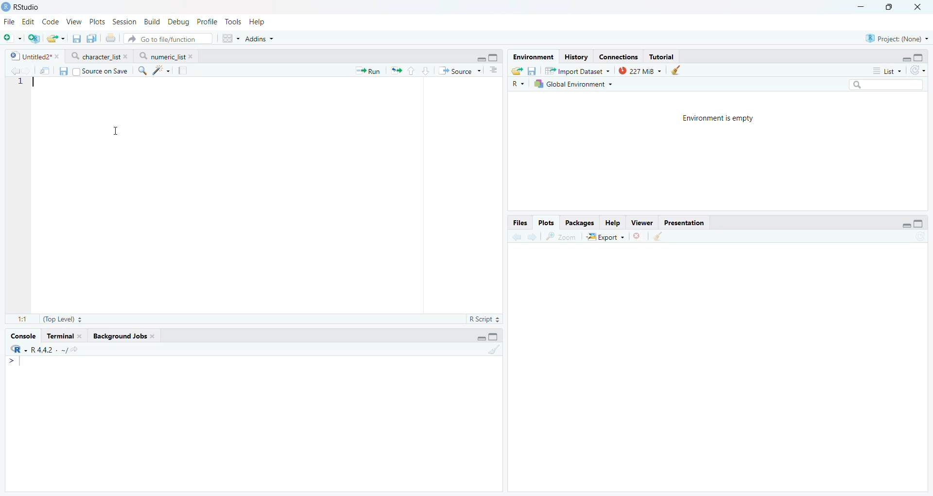 The image size is (933, 496). Describe the element at coordinates (162, 71) in the screenshot. I see `Code Tools` at that location.